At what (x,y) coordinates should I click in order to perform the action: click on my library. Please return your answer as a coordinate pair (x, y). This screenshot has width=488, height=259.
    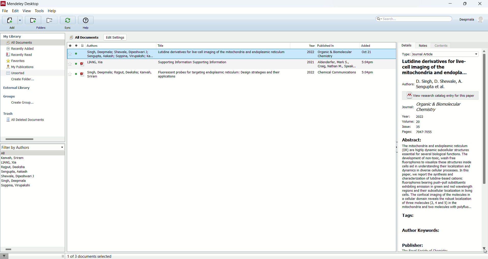
    Looking at the image, I should click on (12, 37).